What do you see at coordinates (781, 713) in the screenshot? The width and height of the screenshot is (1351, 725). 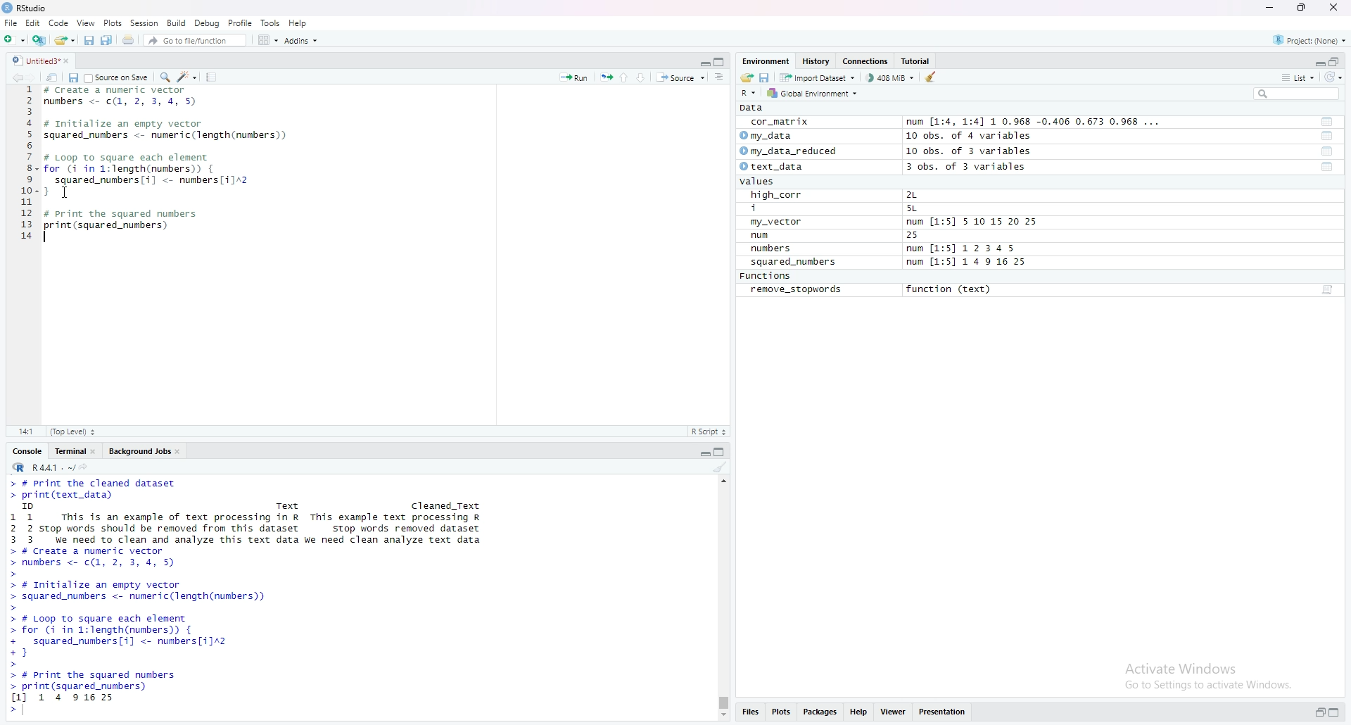 I see `Plots` at bounding box center [781, 713].